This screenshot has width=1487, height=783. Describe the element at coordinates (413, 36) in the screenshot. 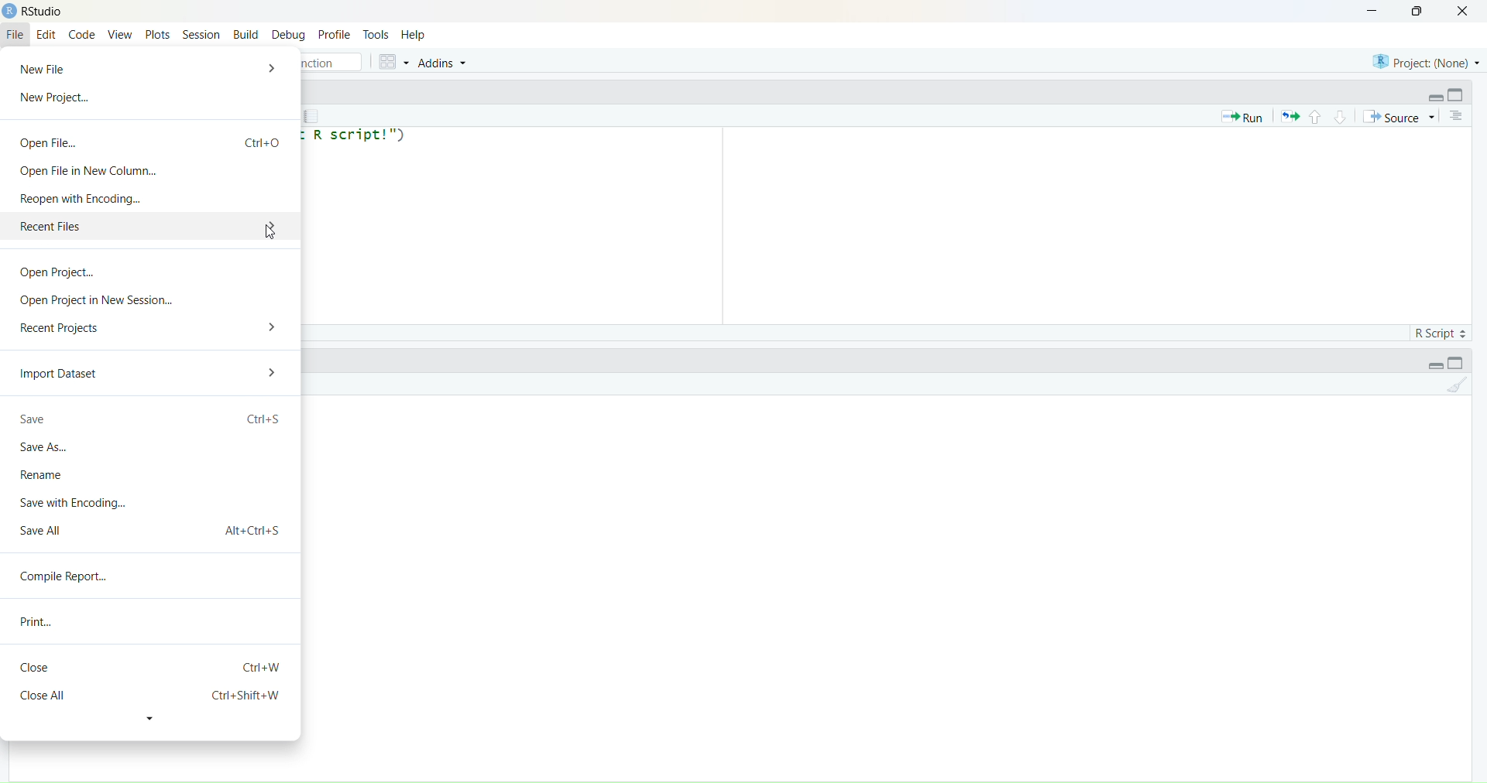

I see `Help` at that location.